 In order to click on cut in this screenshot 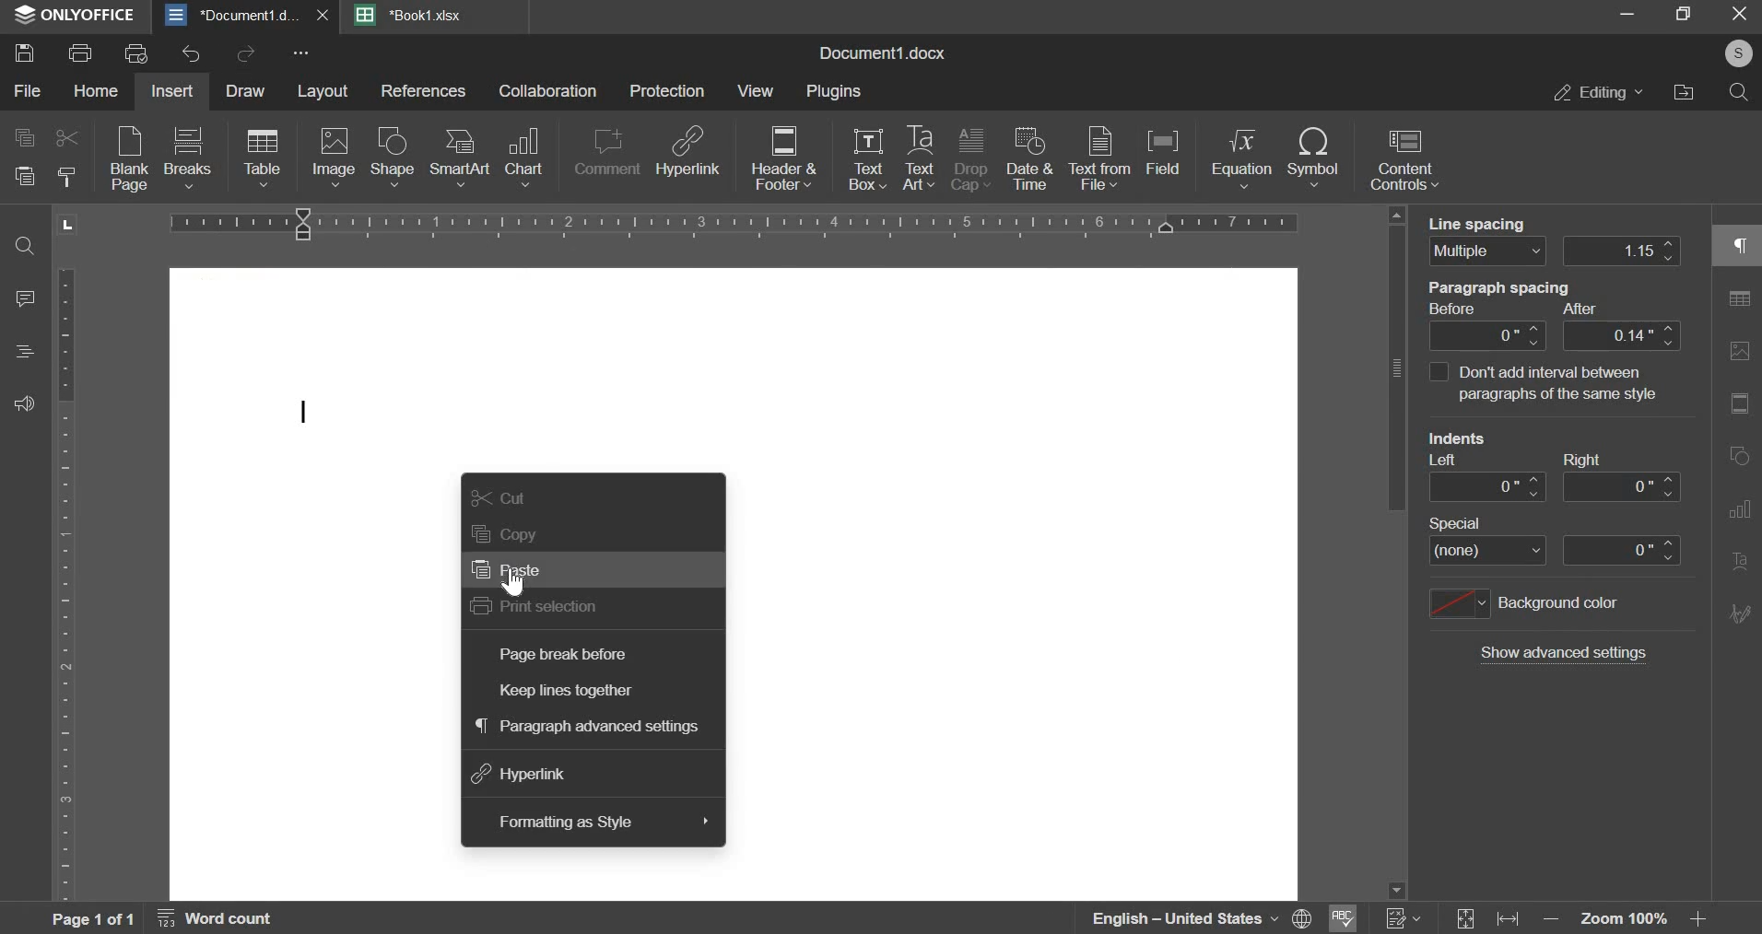, I will do `click(66, 136)`.